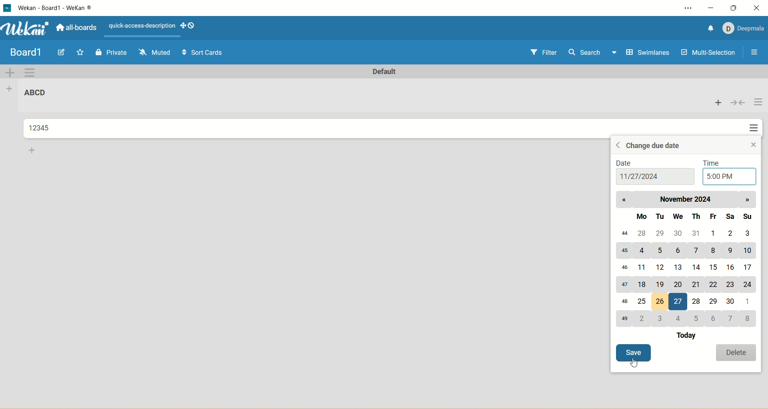  What do you see at coordinates (40, 128) in the screenshot?
I see `card title` at bounding box center [40, 128].